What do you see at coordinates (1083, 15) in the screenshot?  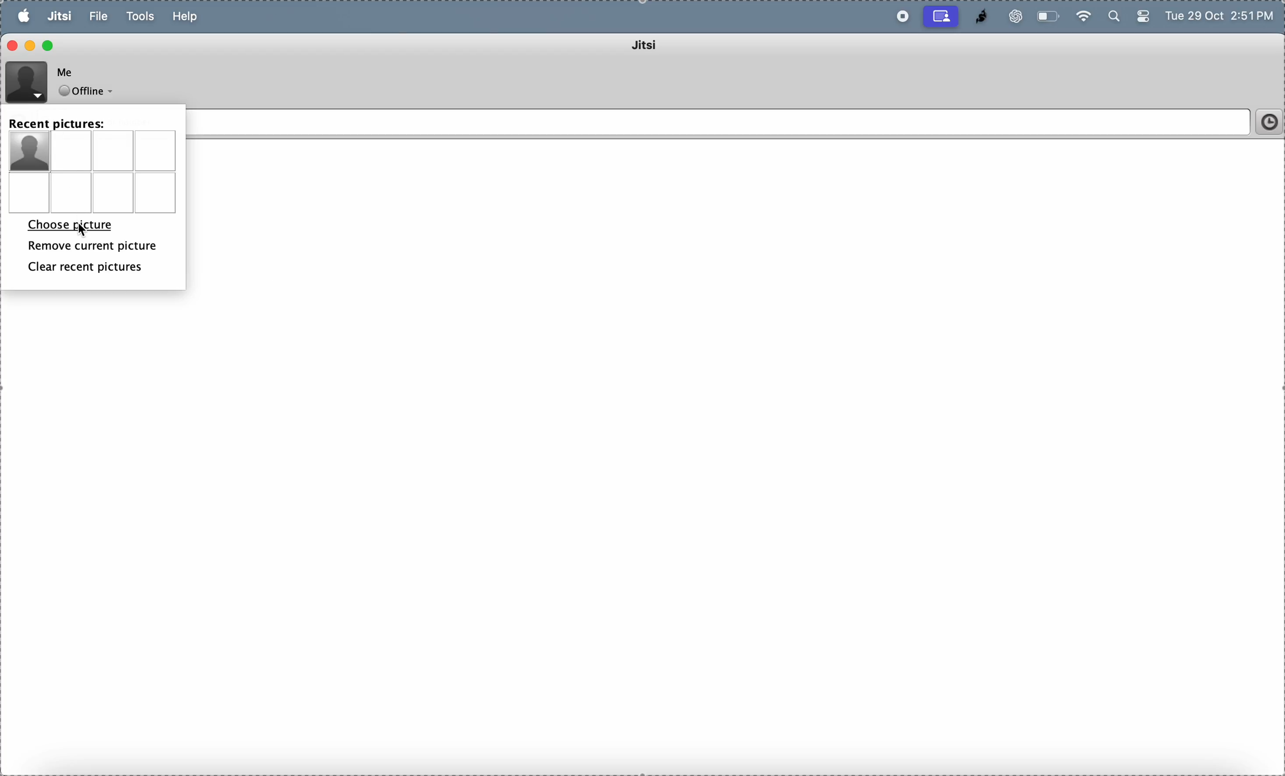 I see `wifi` at bounding box center [1083, 15].